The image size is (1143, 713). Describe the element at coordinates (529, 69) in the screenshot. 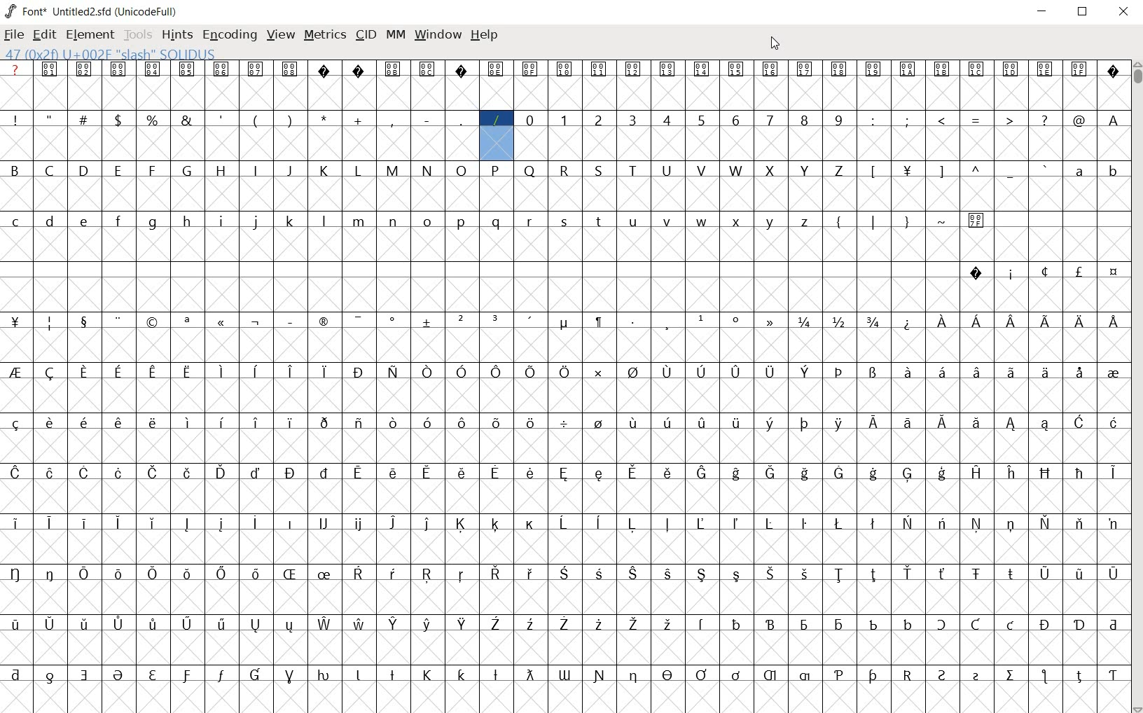

I see `glyph` at that location.